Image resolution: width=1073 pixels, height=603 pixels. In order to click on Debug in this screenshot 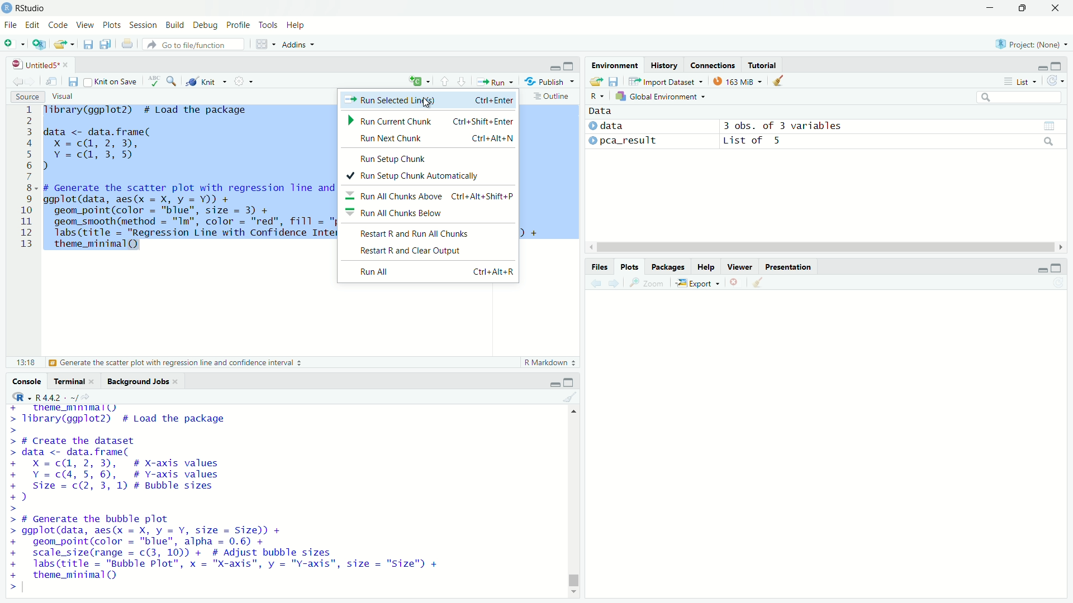, I will do `click(205, 25)`.